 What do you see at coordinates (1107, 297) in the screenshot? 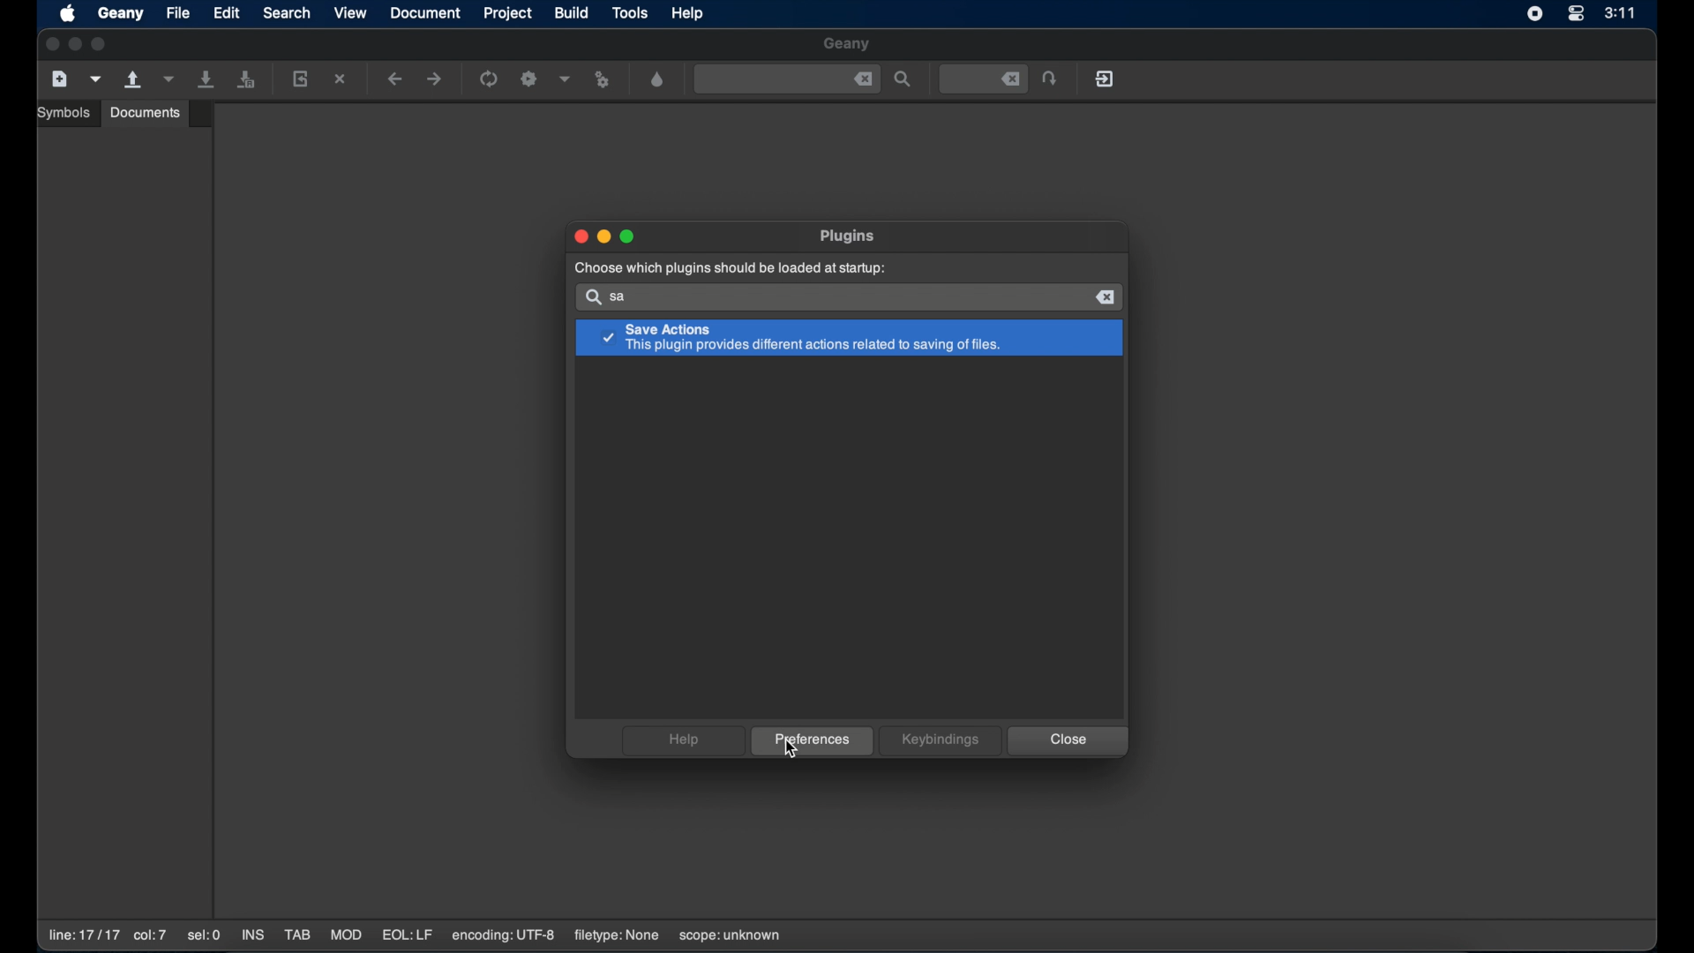
I see `close` at bounding box center [1107, 297].